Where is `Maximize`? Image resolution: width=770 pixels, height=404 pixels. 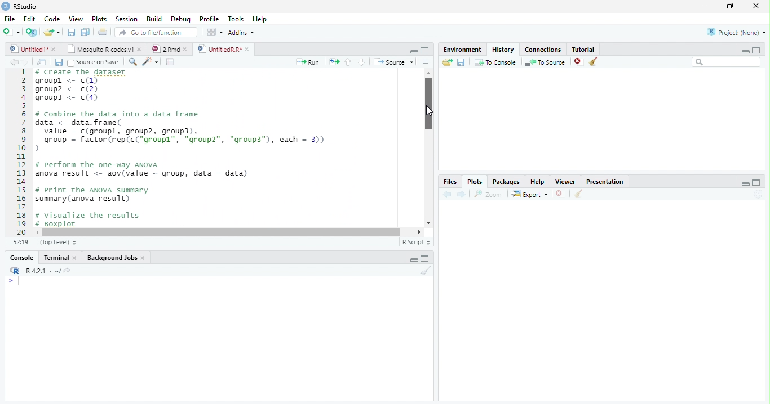
Maximize is located at coordinates (756, 183).